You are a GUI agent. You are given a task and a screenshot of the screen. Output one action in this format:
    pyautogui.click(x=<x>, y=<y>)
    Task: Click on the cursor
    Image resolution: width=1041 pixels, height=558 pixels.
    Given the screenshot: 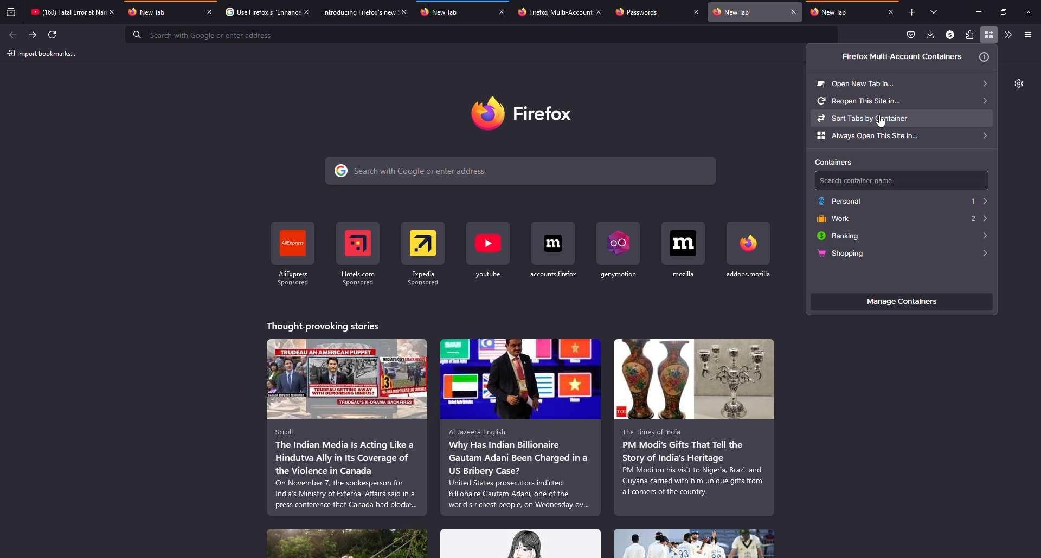 What is the action you would take?
    pyautogui.click(x=988, y=42)
    